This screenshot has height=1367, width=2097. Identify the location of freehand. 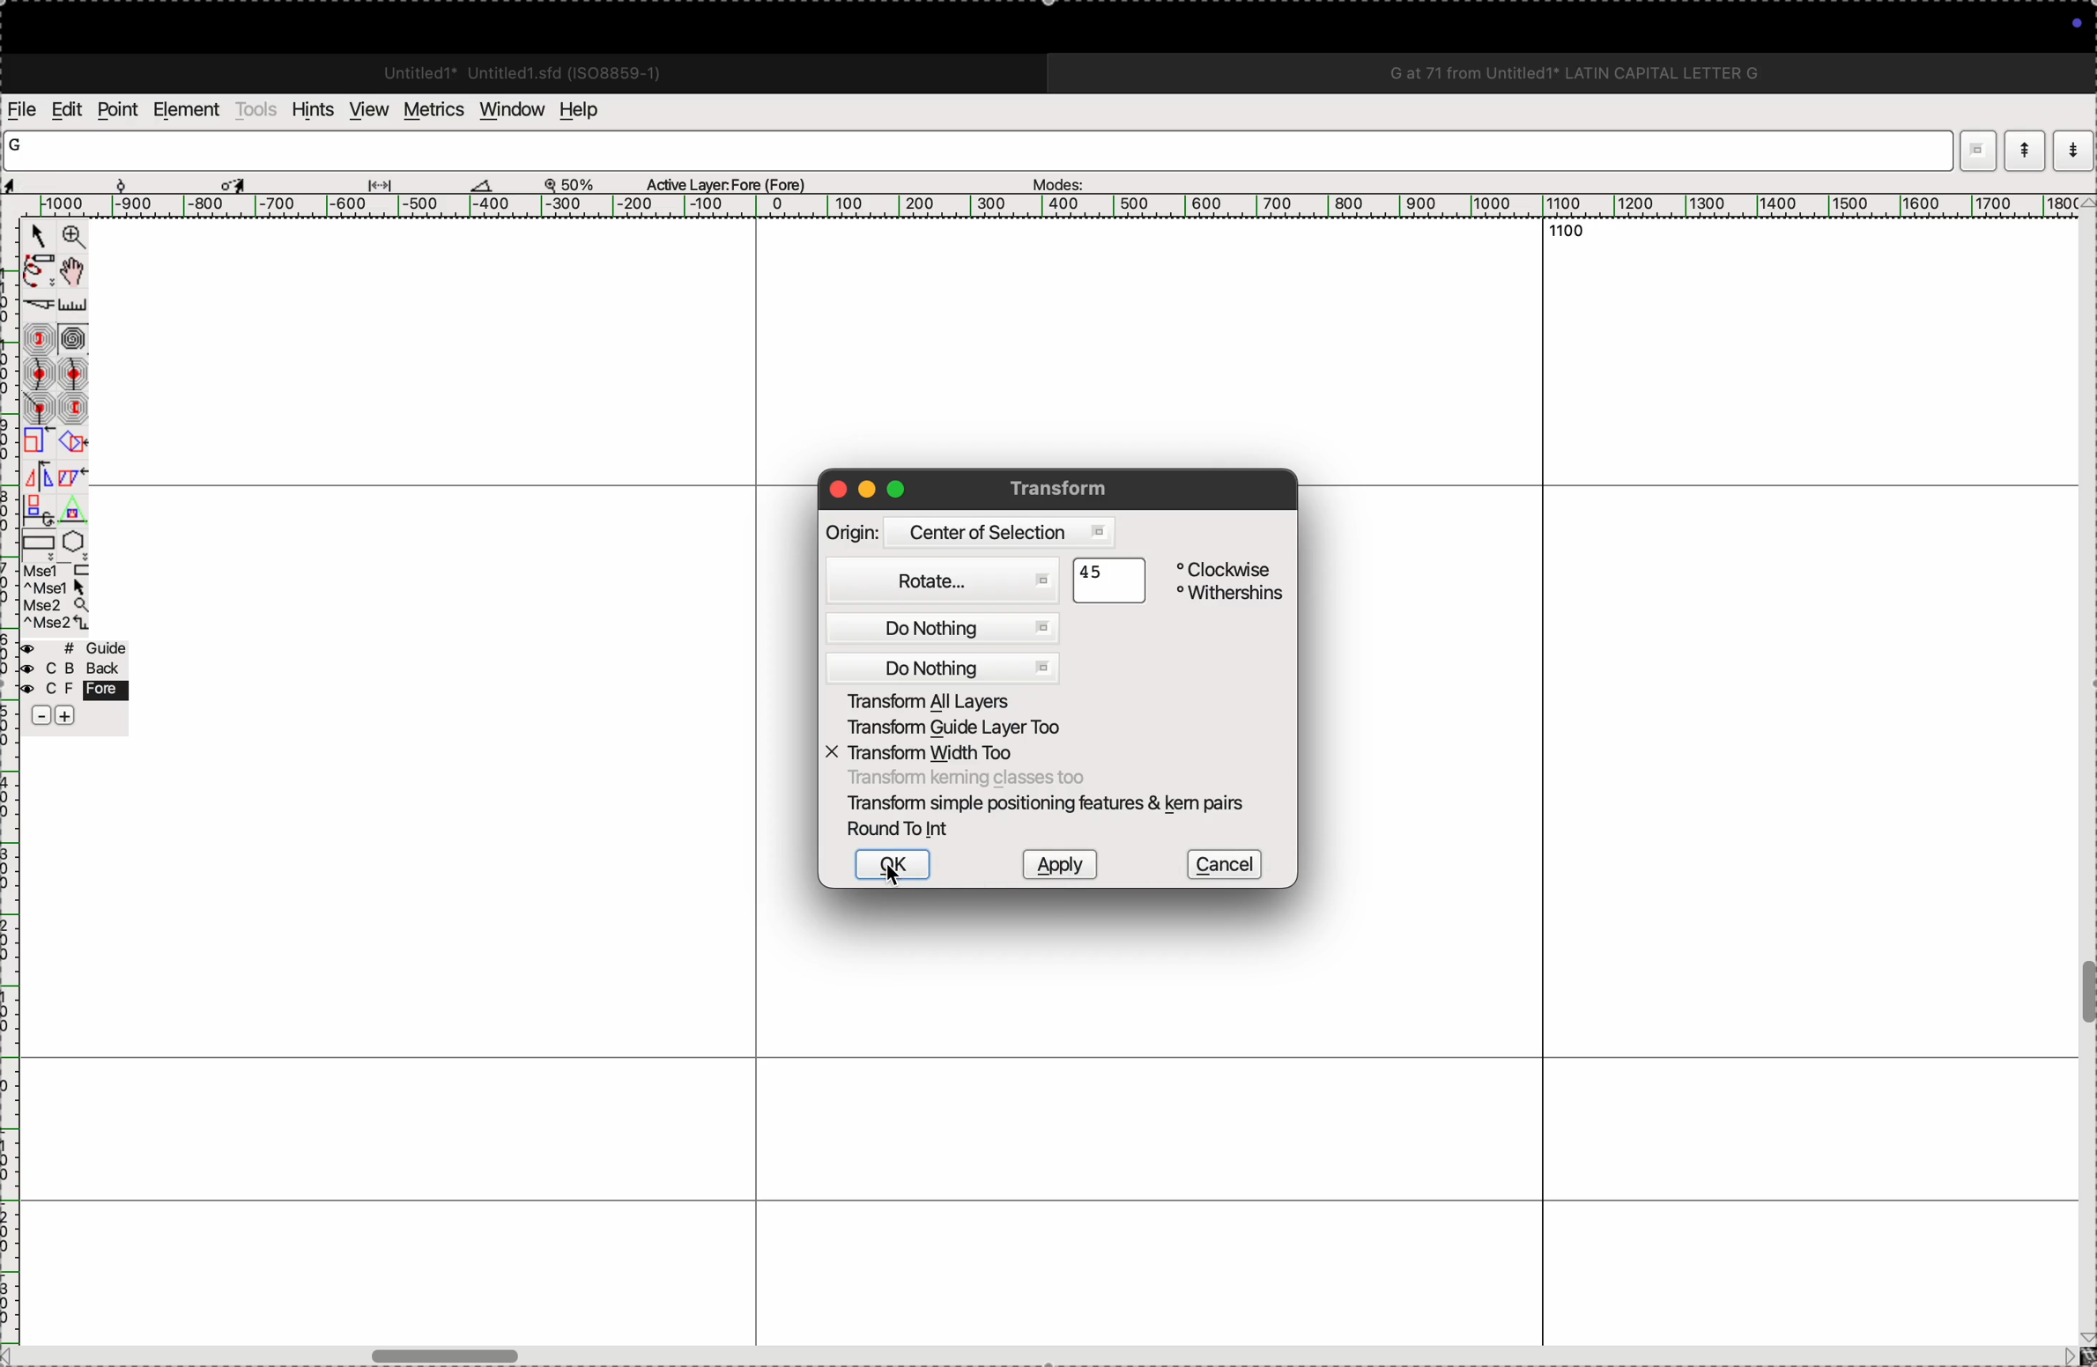
(39, 273).